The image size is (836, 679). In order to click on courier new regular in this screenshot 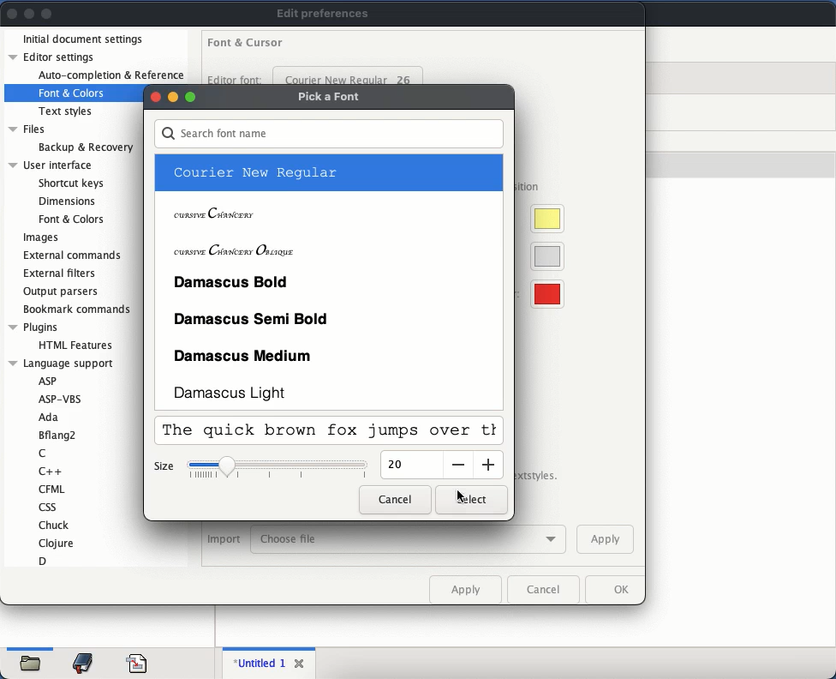, I will do `click(349, 75)`.